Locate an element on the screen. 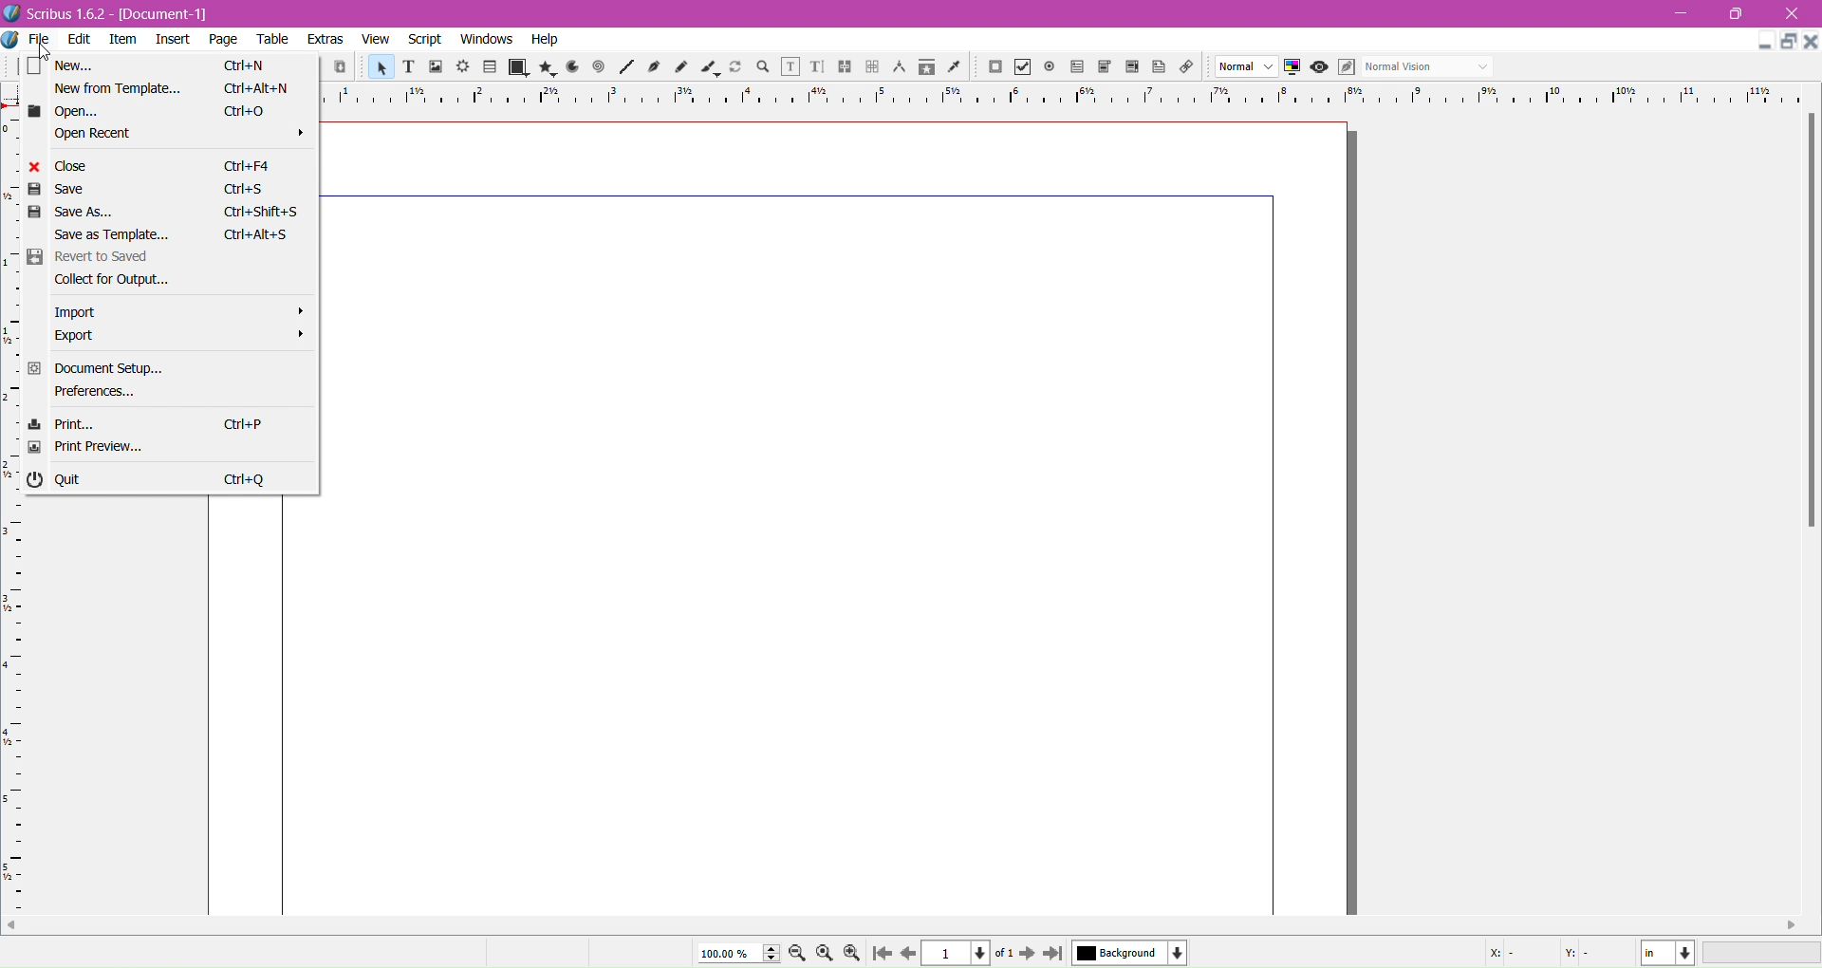 The image size is (1822, 968). Open is located at coordinates (167, 112).